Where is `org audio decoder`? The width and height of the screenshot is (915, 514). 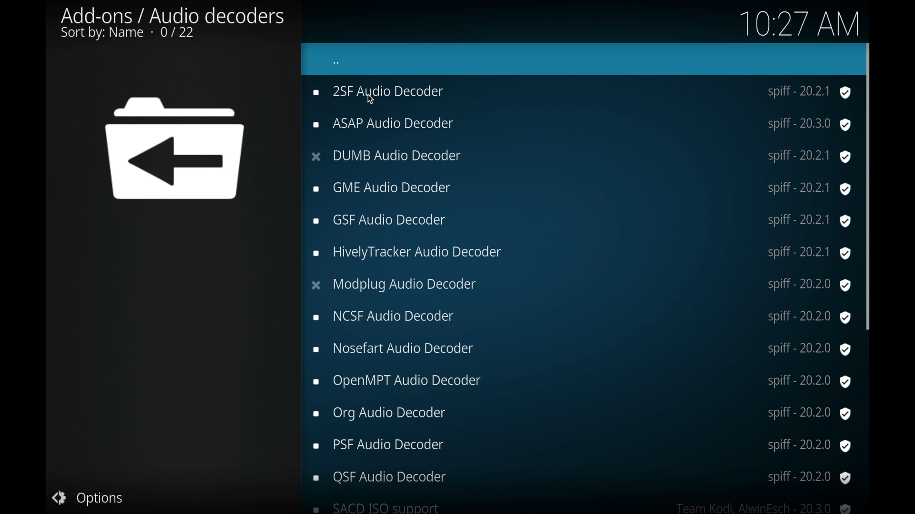
org audio decoder is located at coordinates (581, 413).